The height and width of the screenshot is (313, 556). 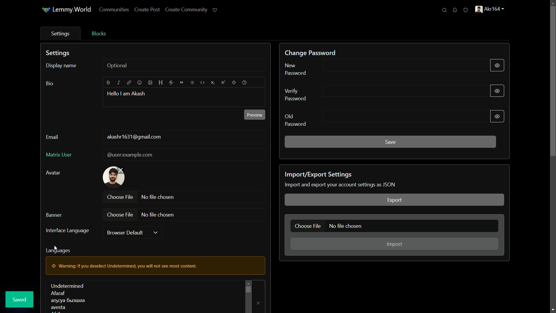 What do you see at coordinates (120, 215) in the screenshot?
I see `choose file` at bounding box center [120, 215].